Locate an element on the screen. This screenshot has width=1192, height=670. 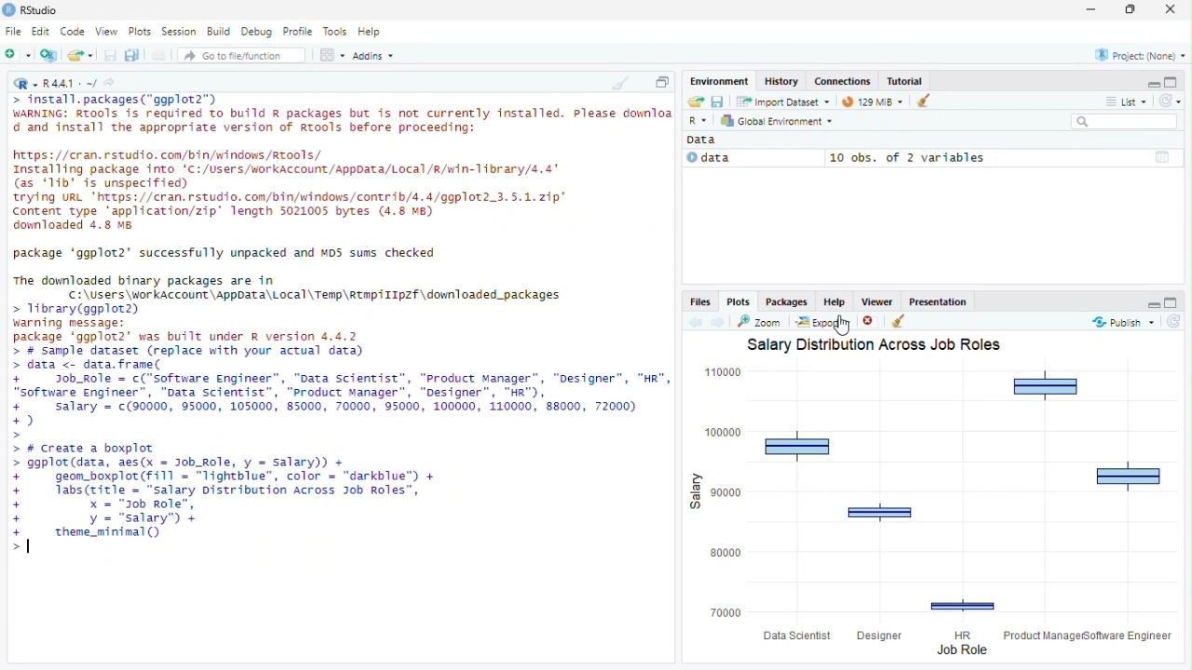
Logo is located at coordinates (9, 9).